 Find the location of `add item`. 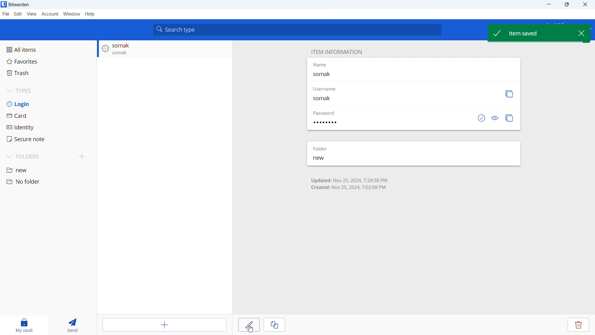

add item is located at coordinates (165, 324).